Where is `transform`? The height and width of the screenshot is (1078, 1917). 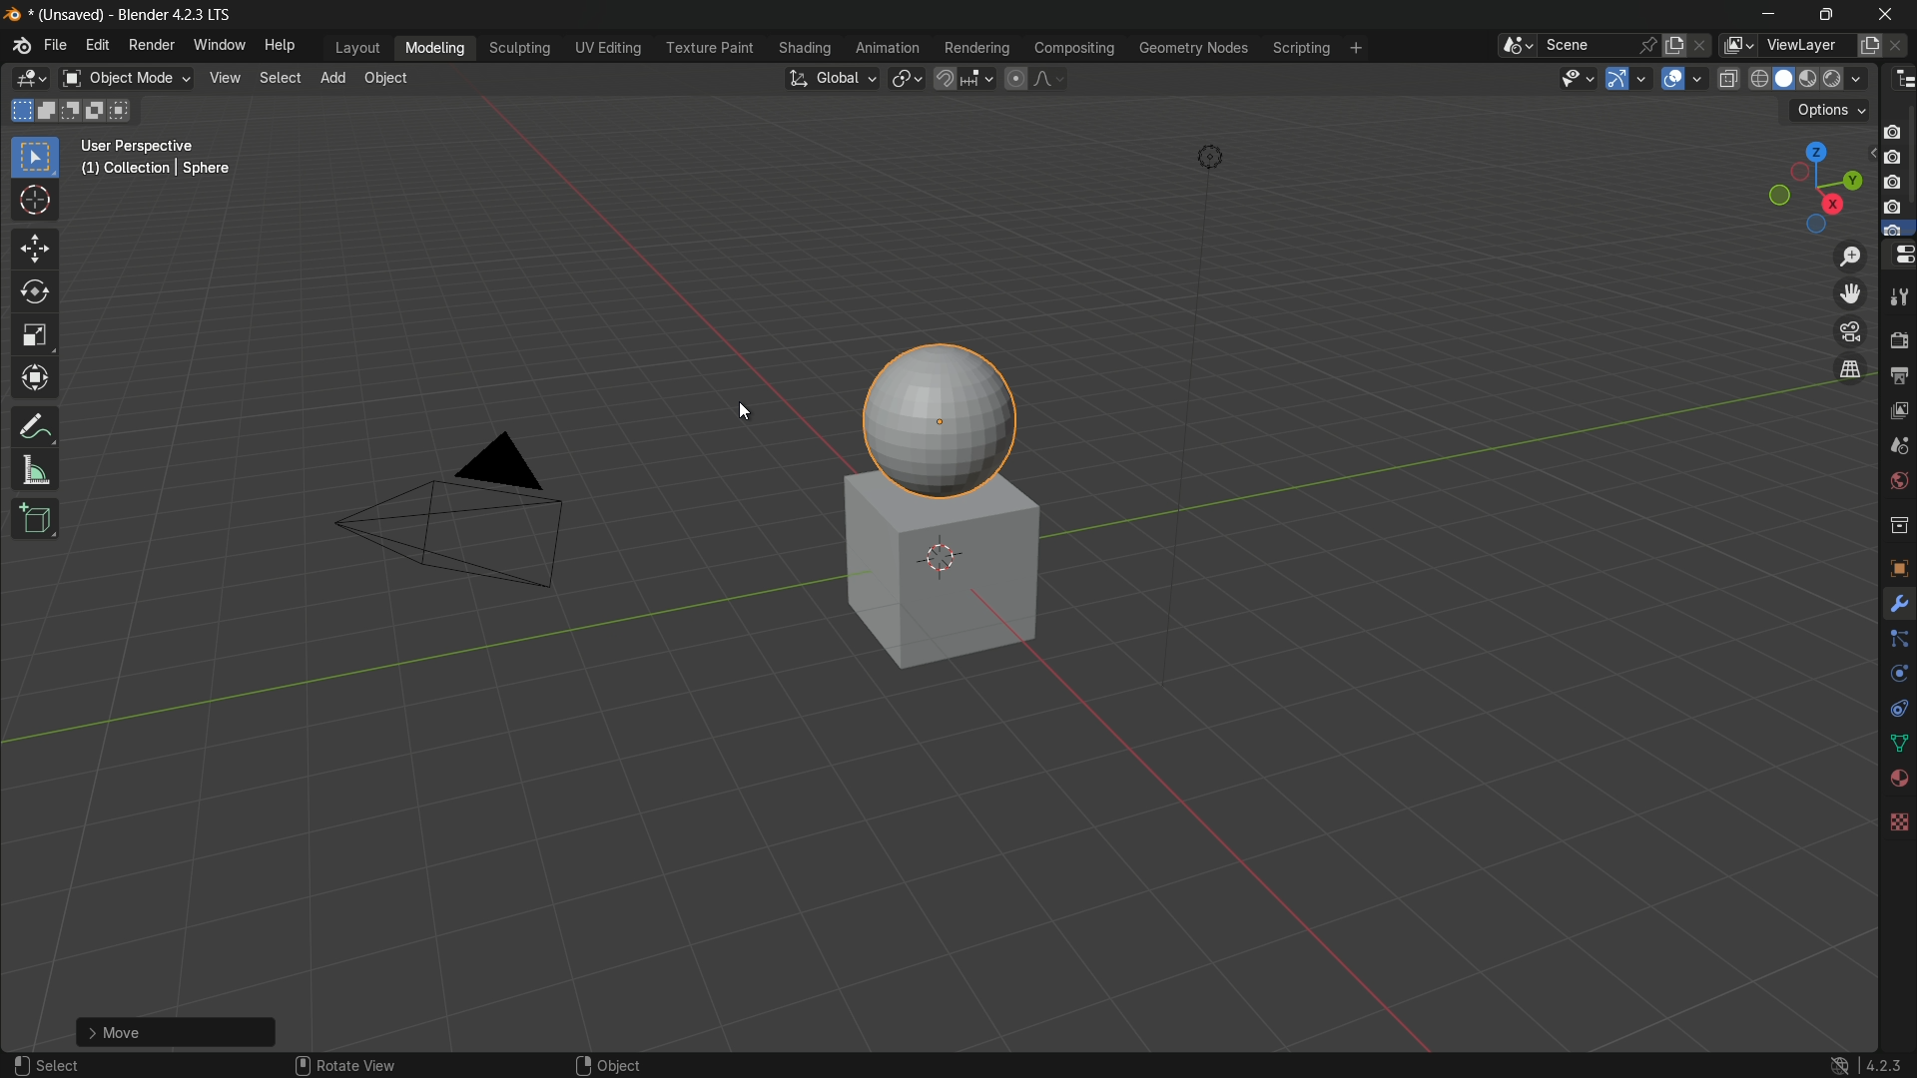
transform is located at coordinates (36, 378).